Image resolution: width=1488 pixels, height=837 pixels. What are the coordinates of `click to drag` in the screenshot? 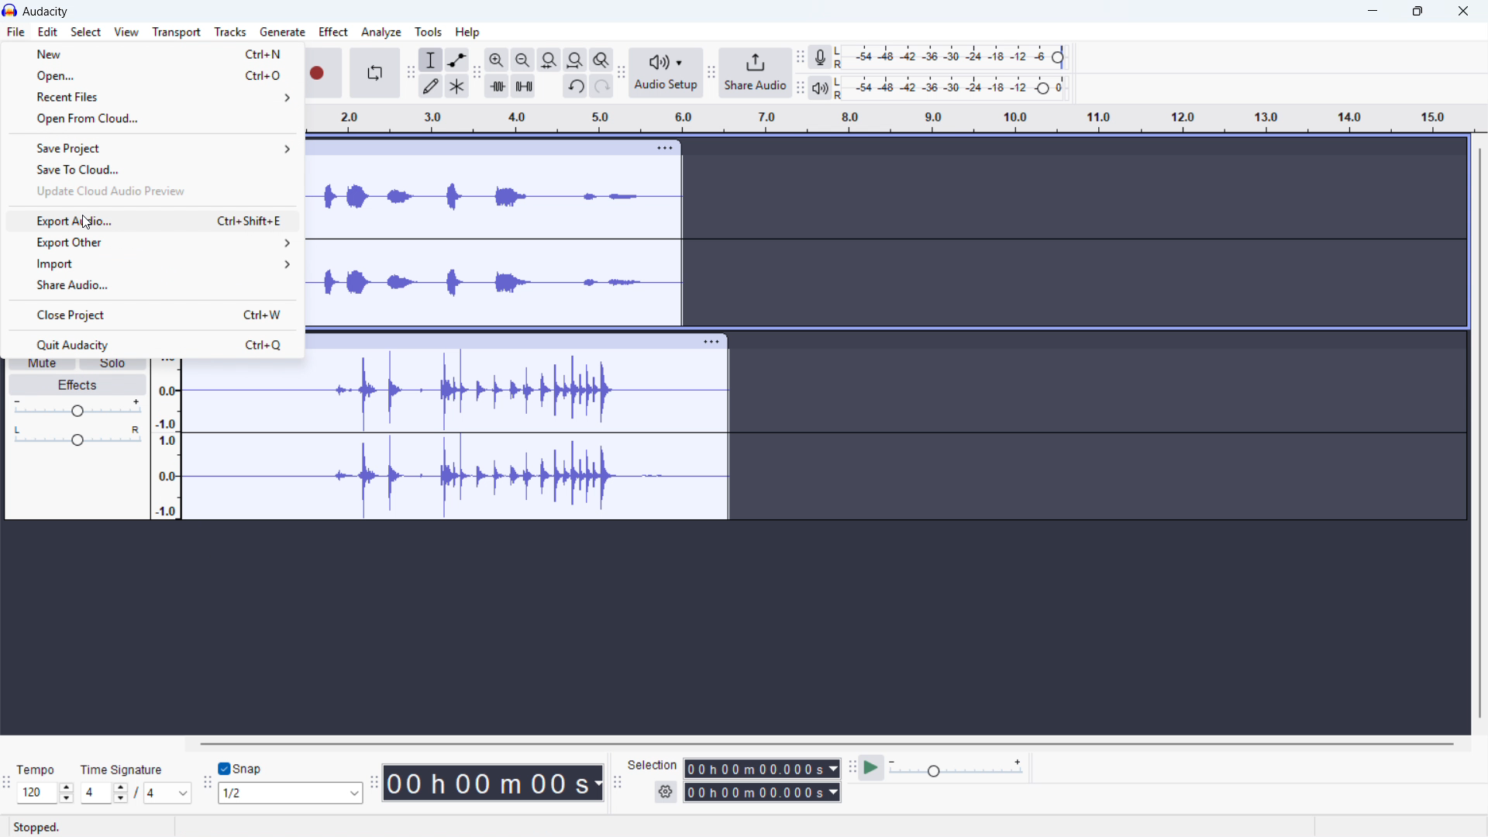 It's located at (498, 341).